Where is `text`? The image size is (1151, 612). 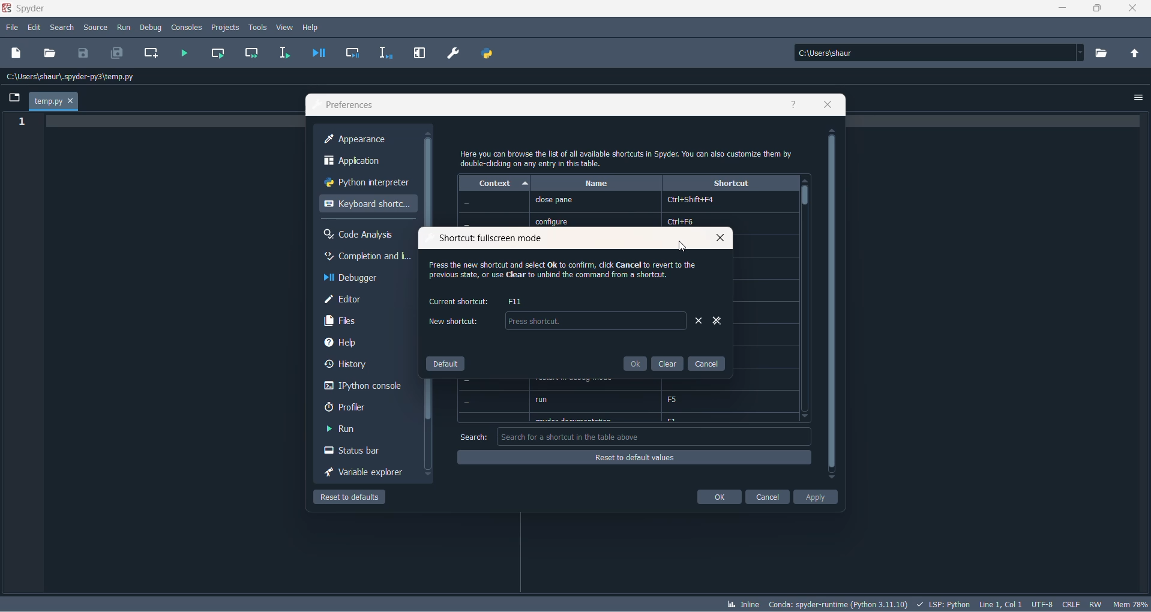
text is located at coordinates (629, 157).